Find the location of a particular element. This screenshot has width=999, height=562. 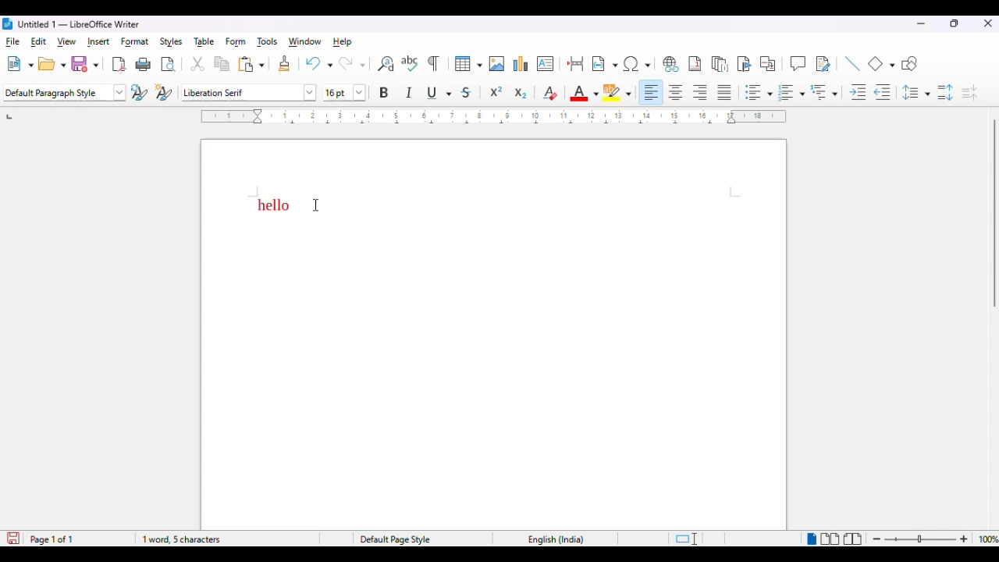

toggle print preview is located at coordinates (169, 66).